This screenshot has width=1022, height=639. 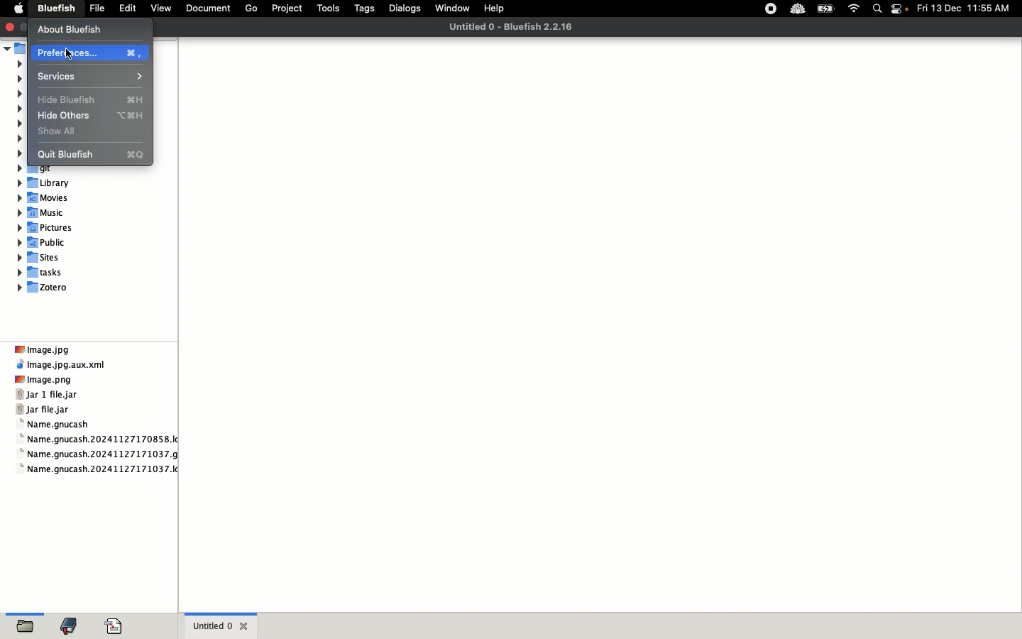 I want to click on quit bluefish, so click(x=91, y=153).